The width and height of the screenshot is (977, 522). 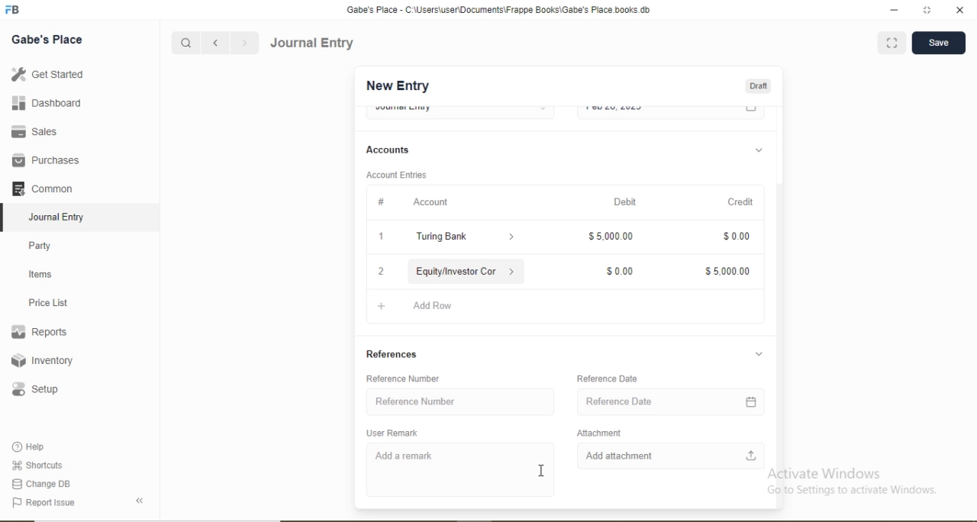 I want to click on Help, so click(x=30, y=446).